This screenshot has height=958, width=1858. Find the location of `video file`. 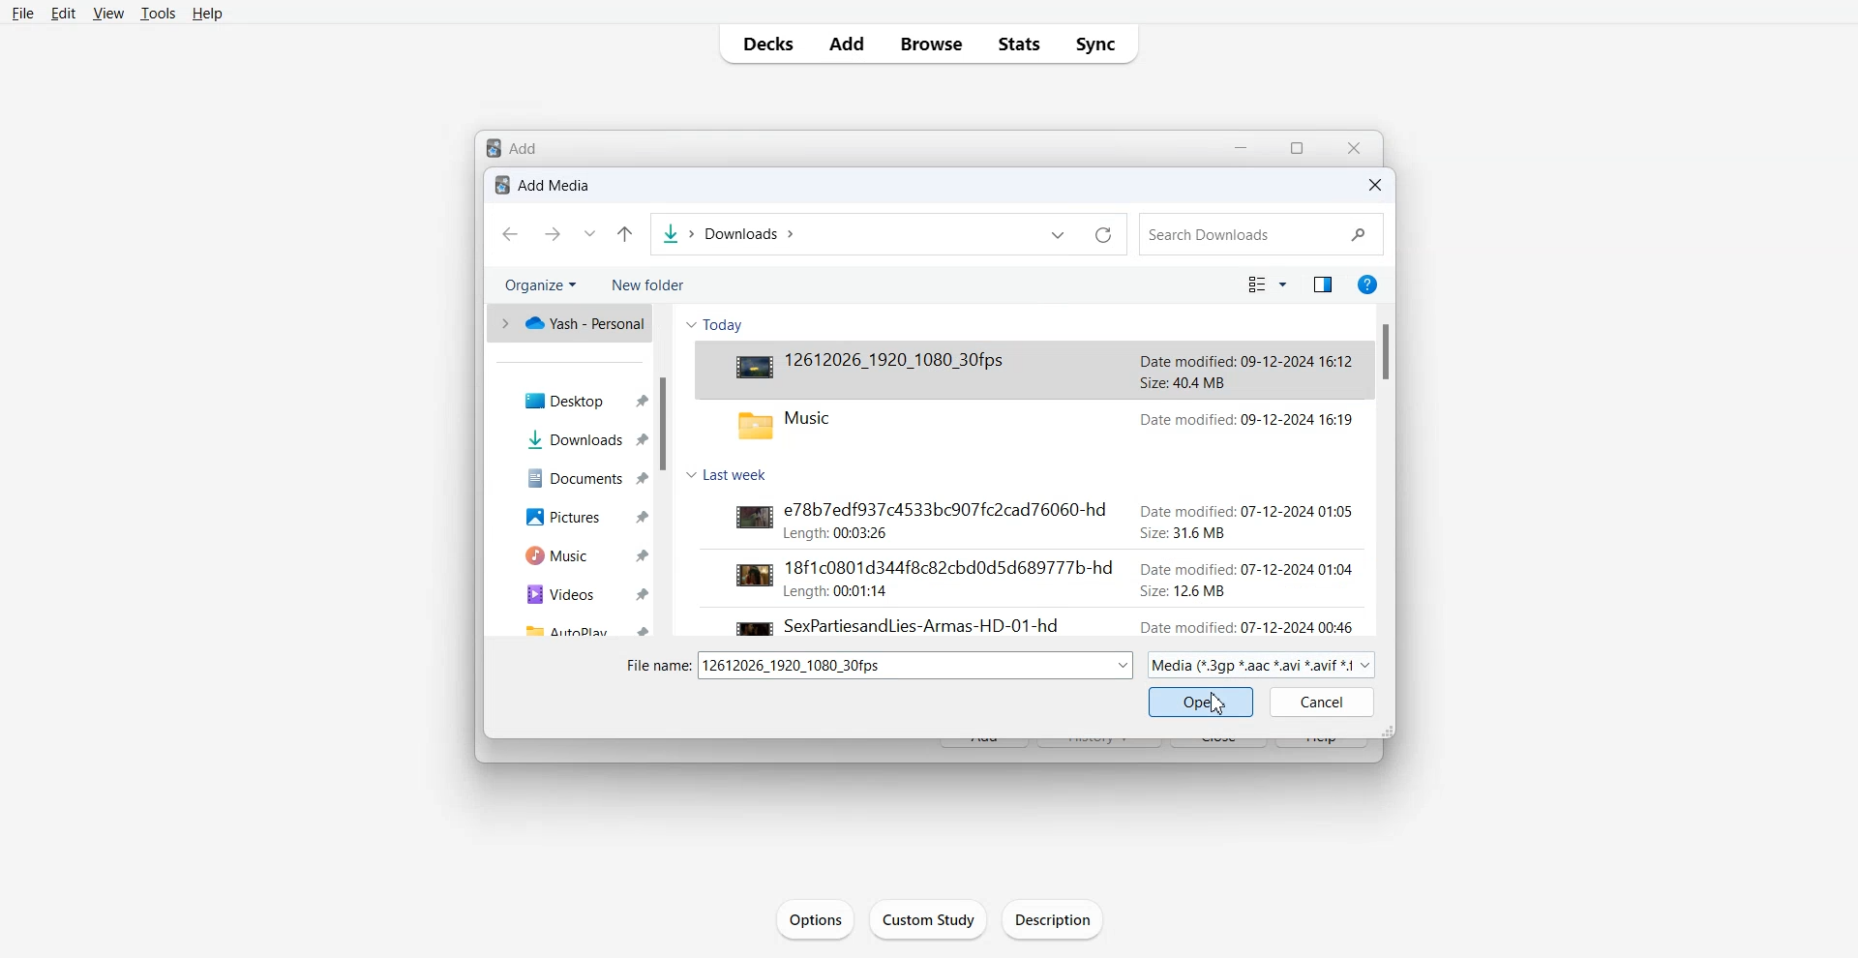

video file is located at coordinates (912, 577).